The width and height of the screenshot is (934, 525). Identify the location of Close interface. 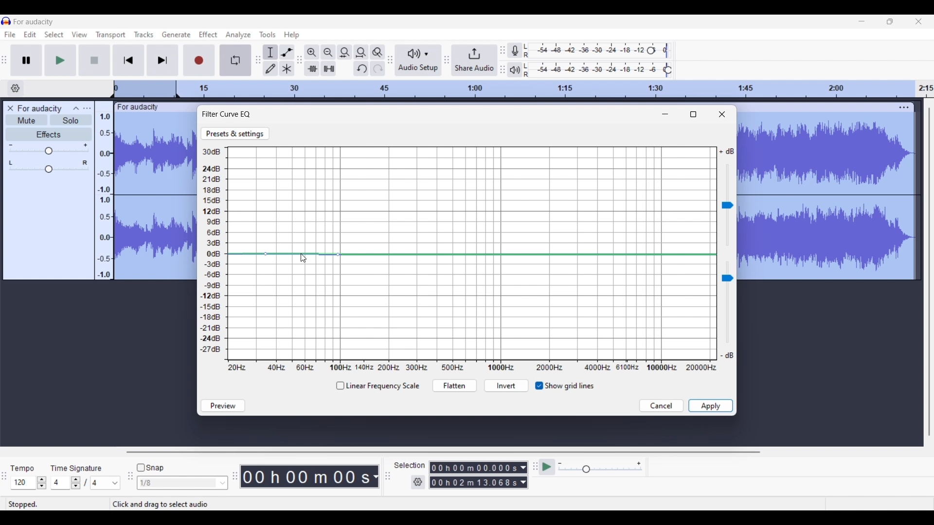
(918, 21).